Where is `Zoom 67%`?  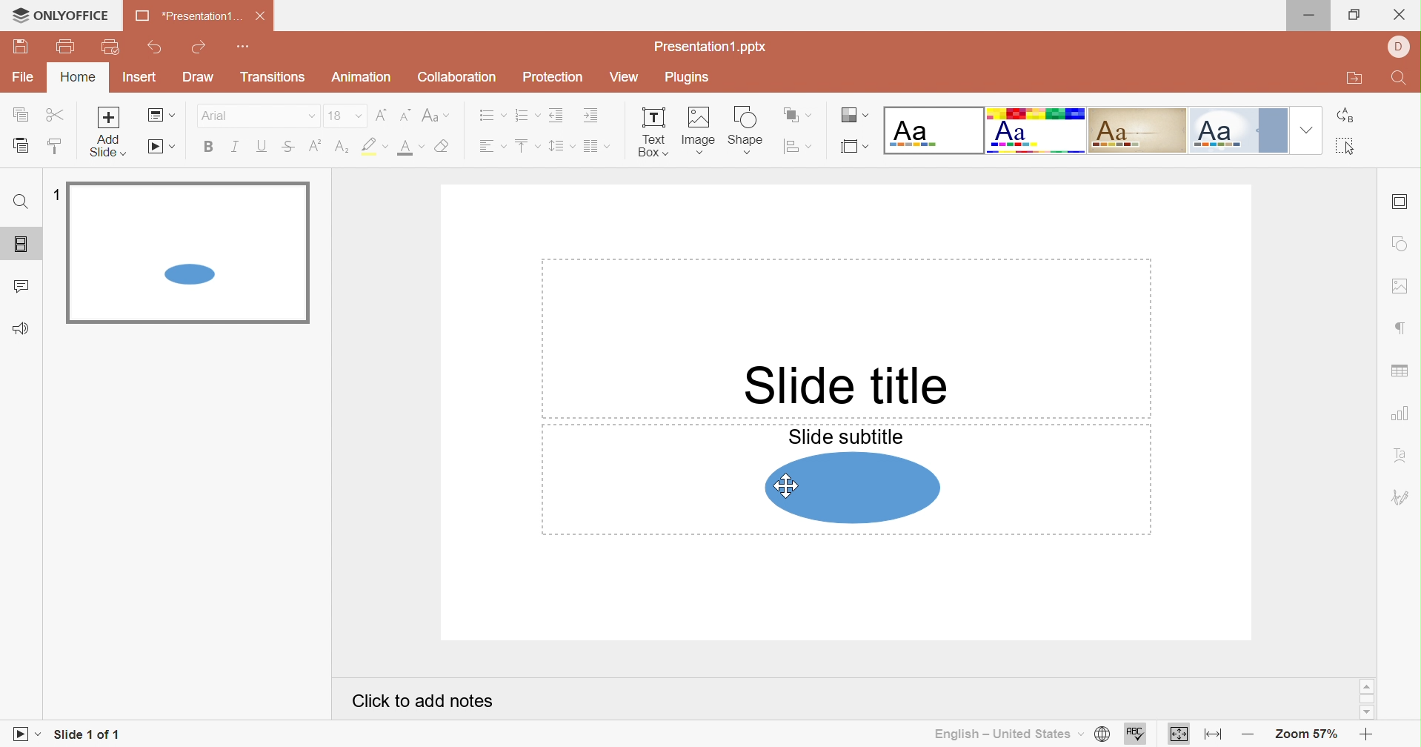 Zoom 67% is located at coordinates (1303, 735).